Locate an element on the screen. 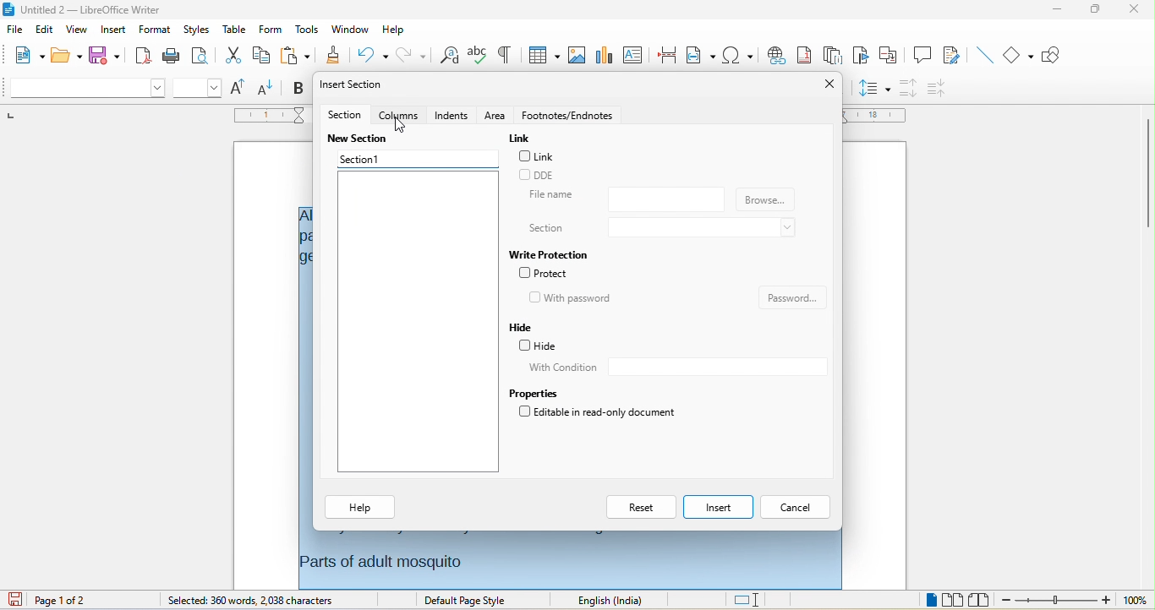 This screenshot has height=610, width=1155. single page view is located at coordinates (932, 600).